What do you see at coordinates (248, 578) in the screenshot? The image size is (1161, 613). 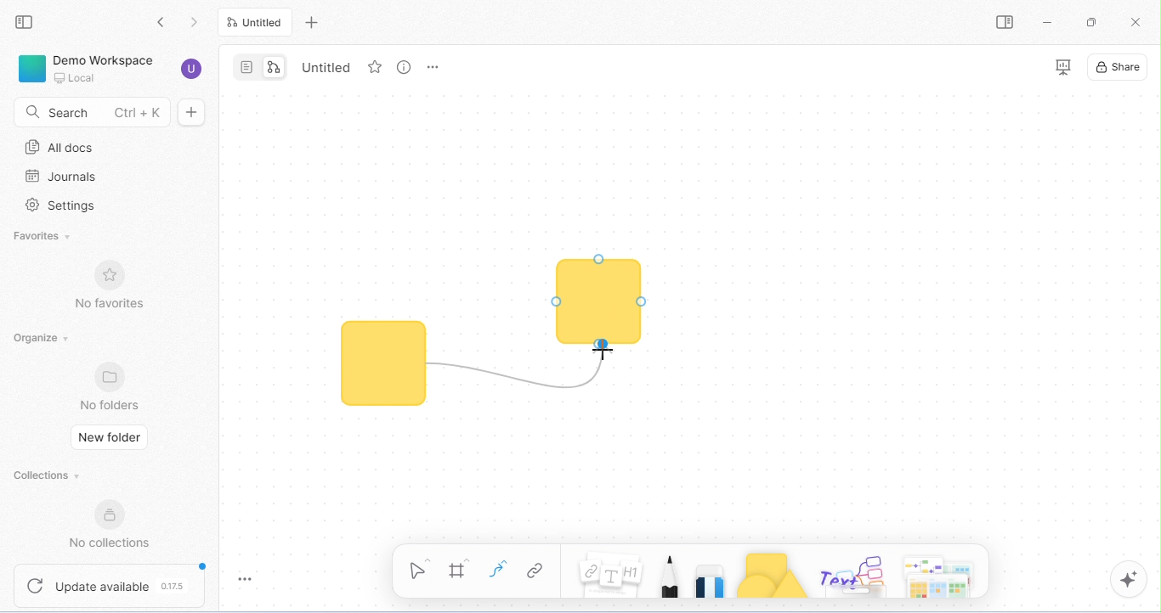 I see `toggle zoom` at bounding box center [248, 578].